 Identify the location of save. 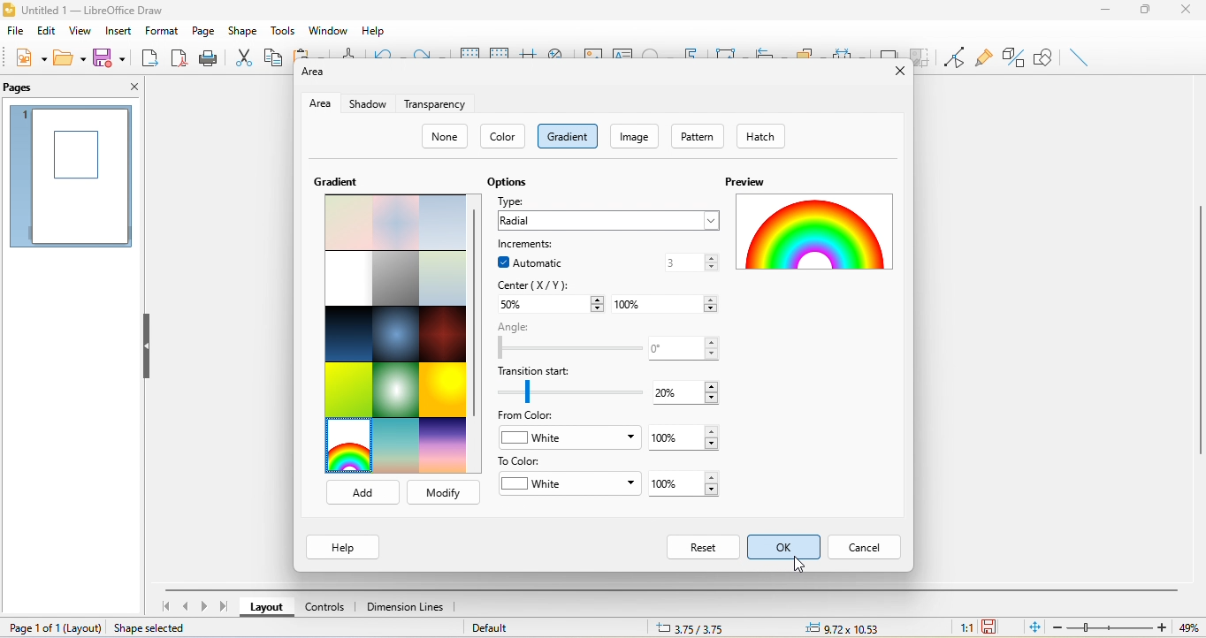
(109, 57).